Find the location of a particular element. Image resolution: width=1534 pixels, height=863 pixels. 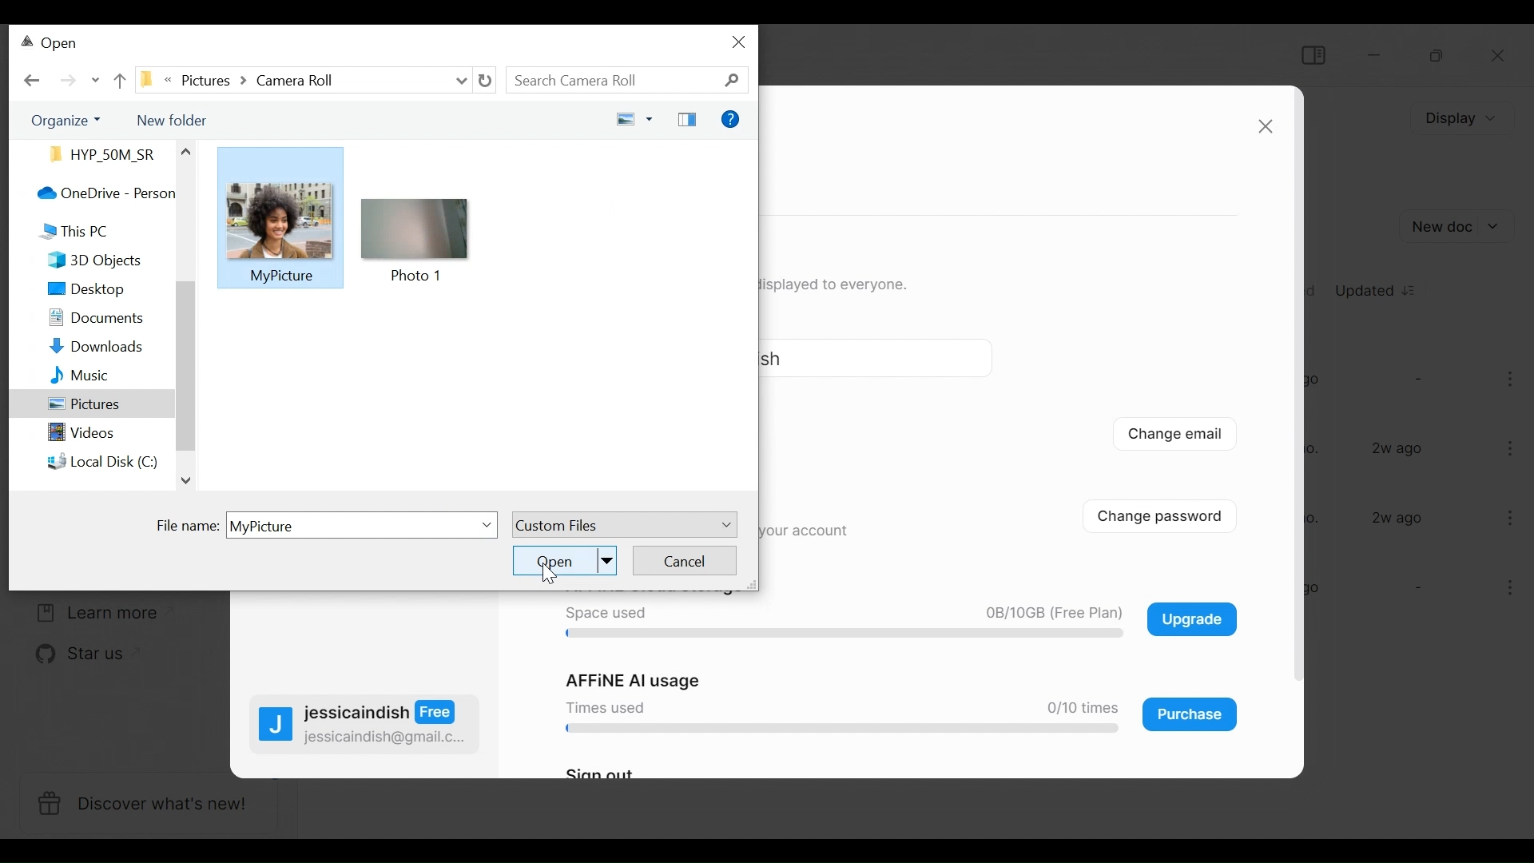

Change password is located at coordinates (1171, 515).